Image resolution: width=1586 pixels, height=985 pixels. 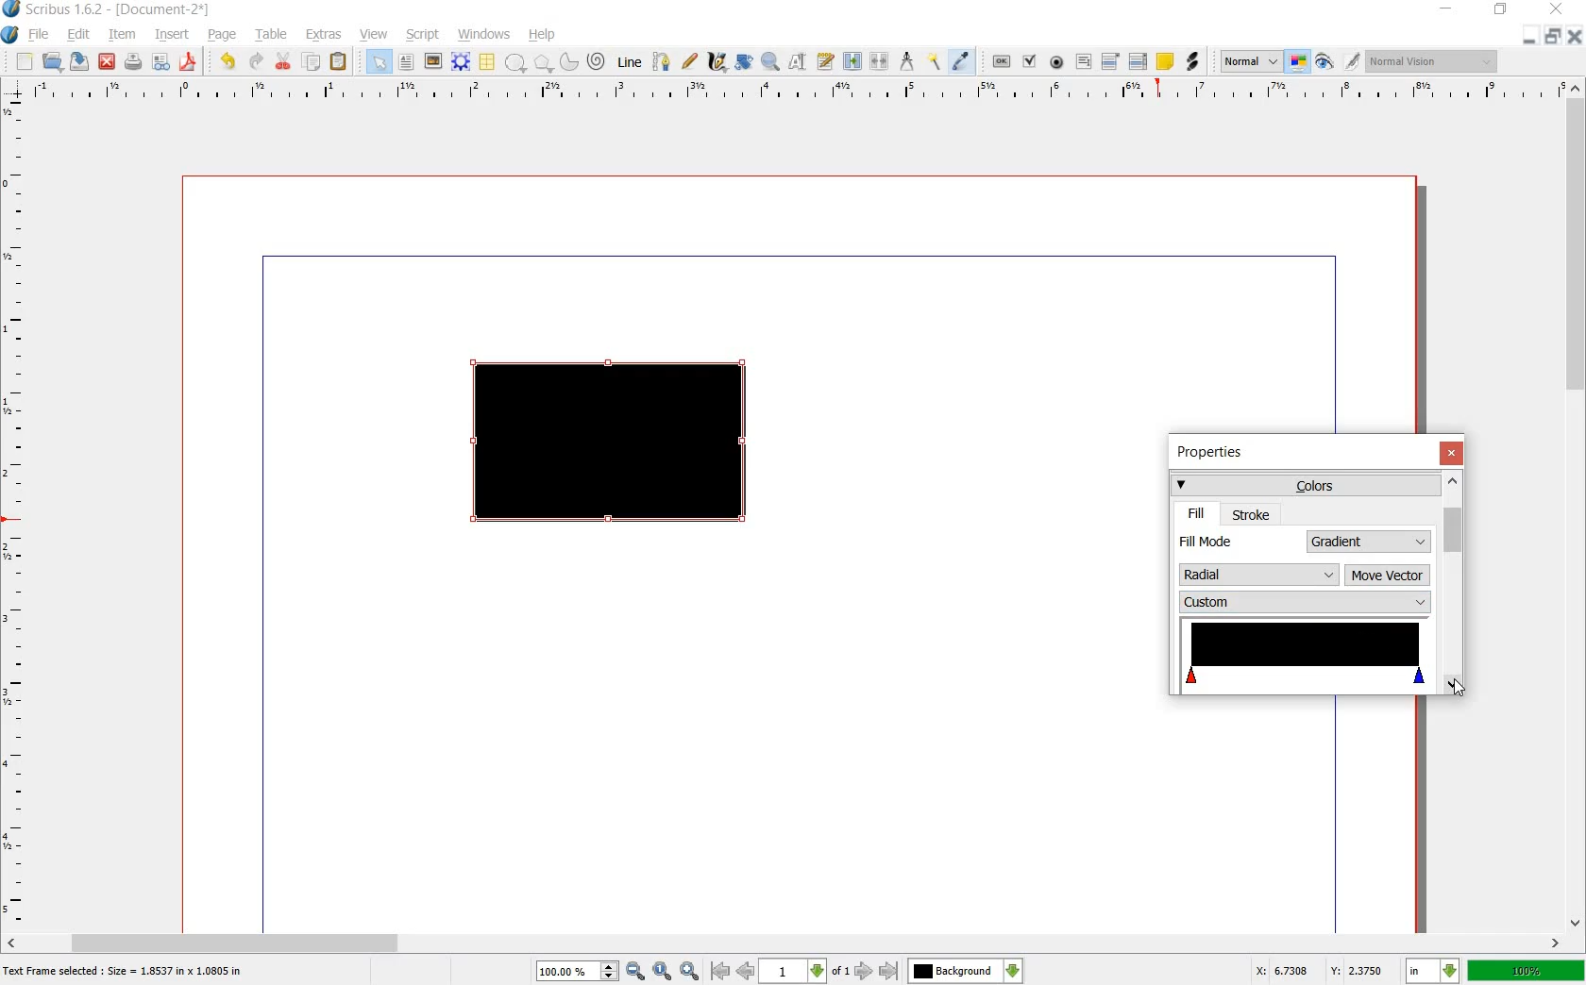 What do you see at coordinates (160, 62) in the screenshot?
I see `preflight verifier` at bounding box center [160, 62].